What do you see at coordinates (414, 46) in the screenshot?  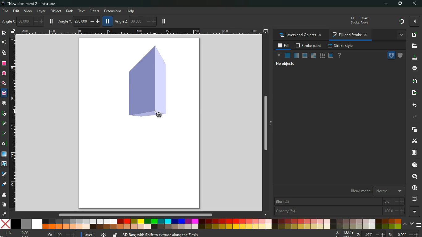 I see `files` at bounding box center [414, 46].